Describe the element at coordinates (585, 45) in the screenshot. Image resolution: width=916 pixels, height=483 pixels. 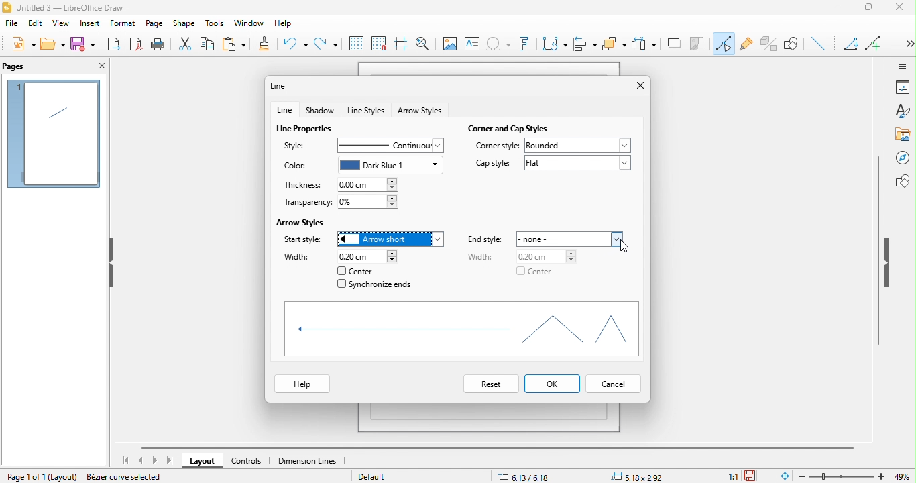
I see `align object` at that location.